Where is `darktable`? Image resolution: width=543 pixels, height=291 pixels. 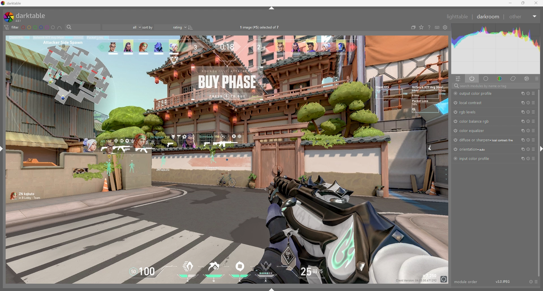
darktable is located at coordinates (26, 17).